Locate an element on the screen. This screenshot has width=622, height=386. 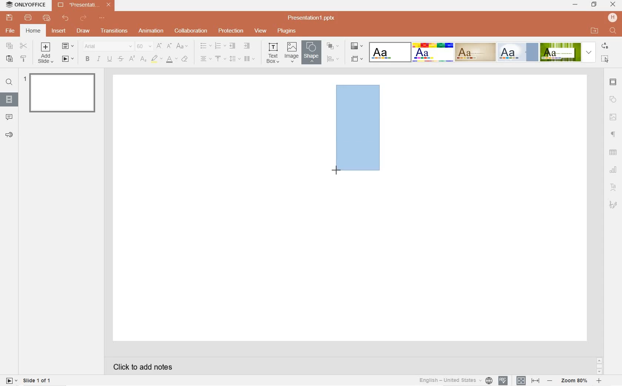
Blank is located at coordinates (390, 52).